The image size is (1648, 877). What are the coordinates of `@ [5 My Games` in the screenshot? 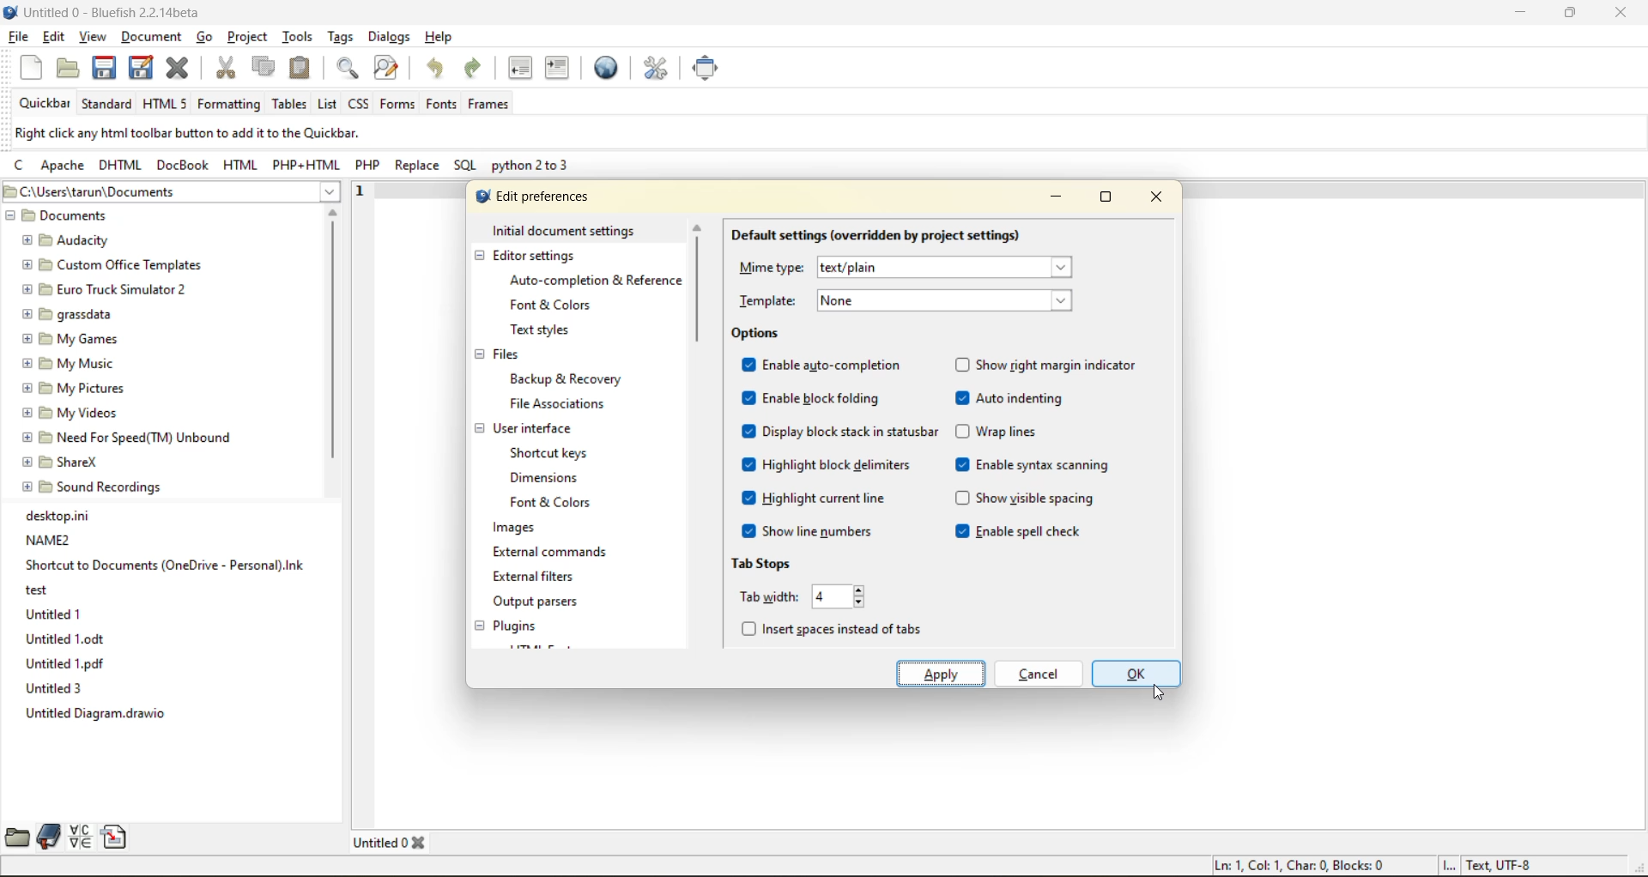 It's located at (68, 338).